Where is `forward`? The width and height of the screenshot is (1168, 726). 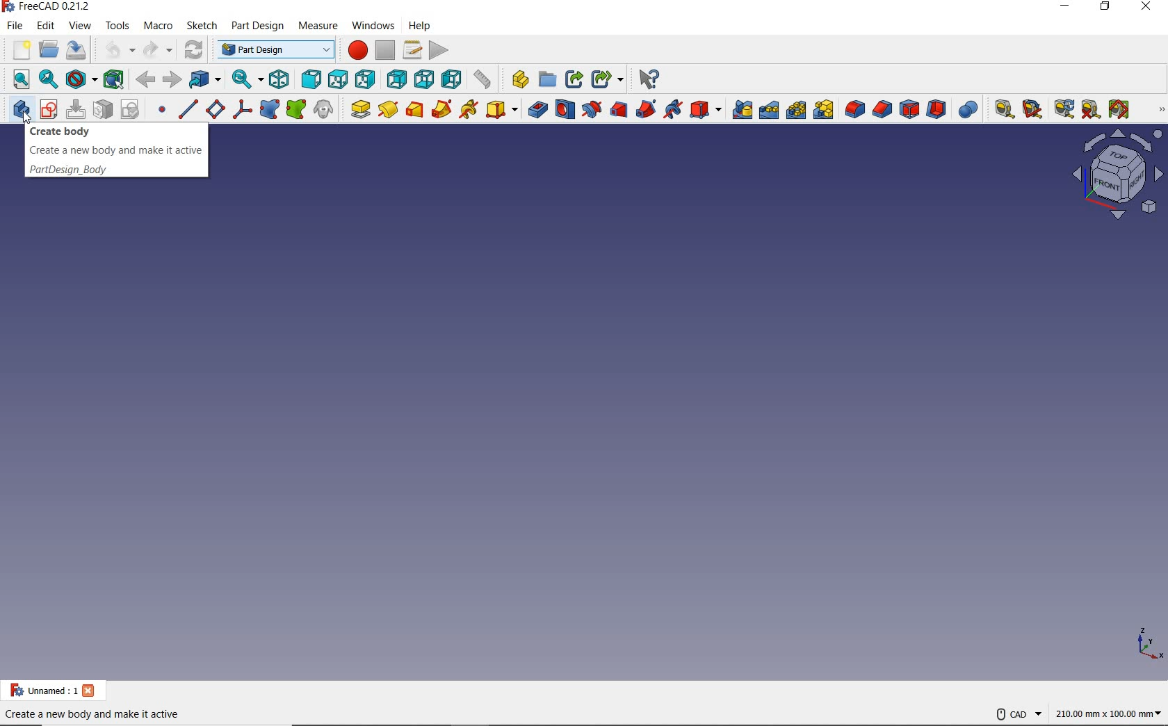
forward is located at coordinates (170, 81).